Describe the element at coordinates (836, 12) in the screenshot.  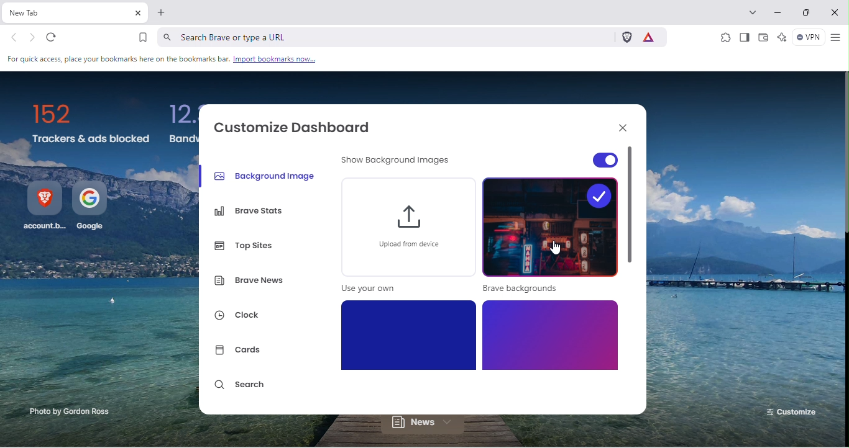
I see `Close` at that location.